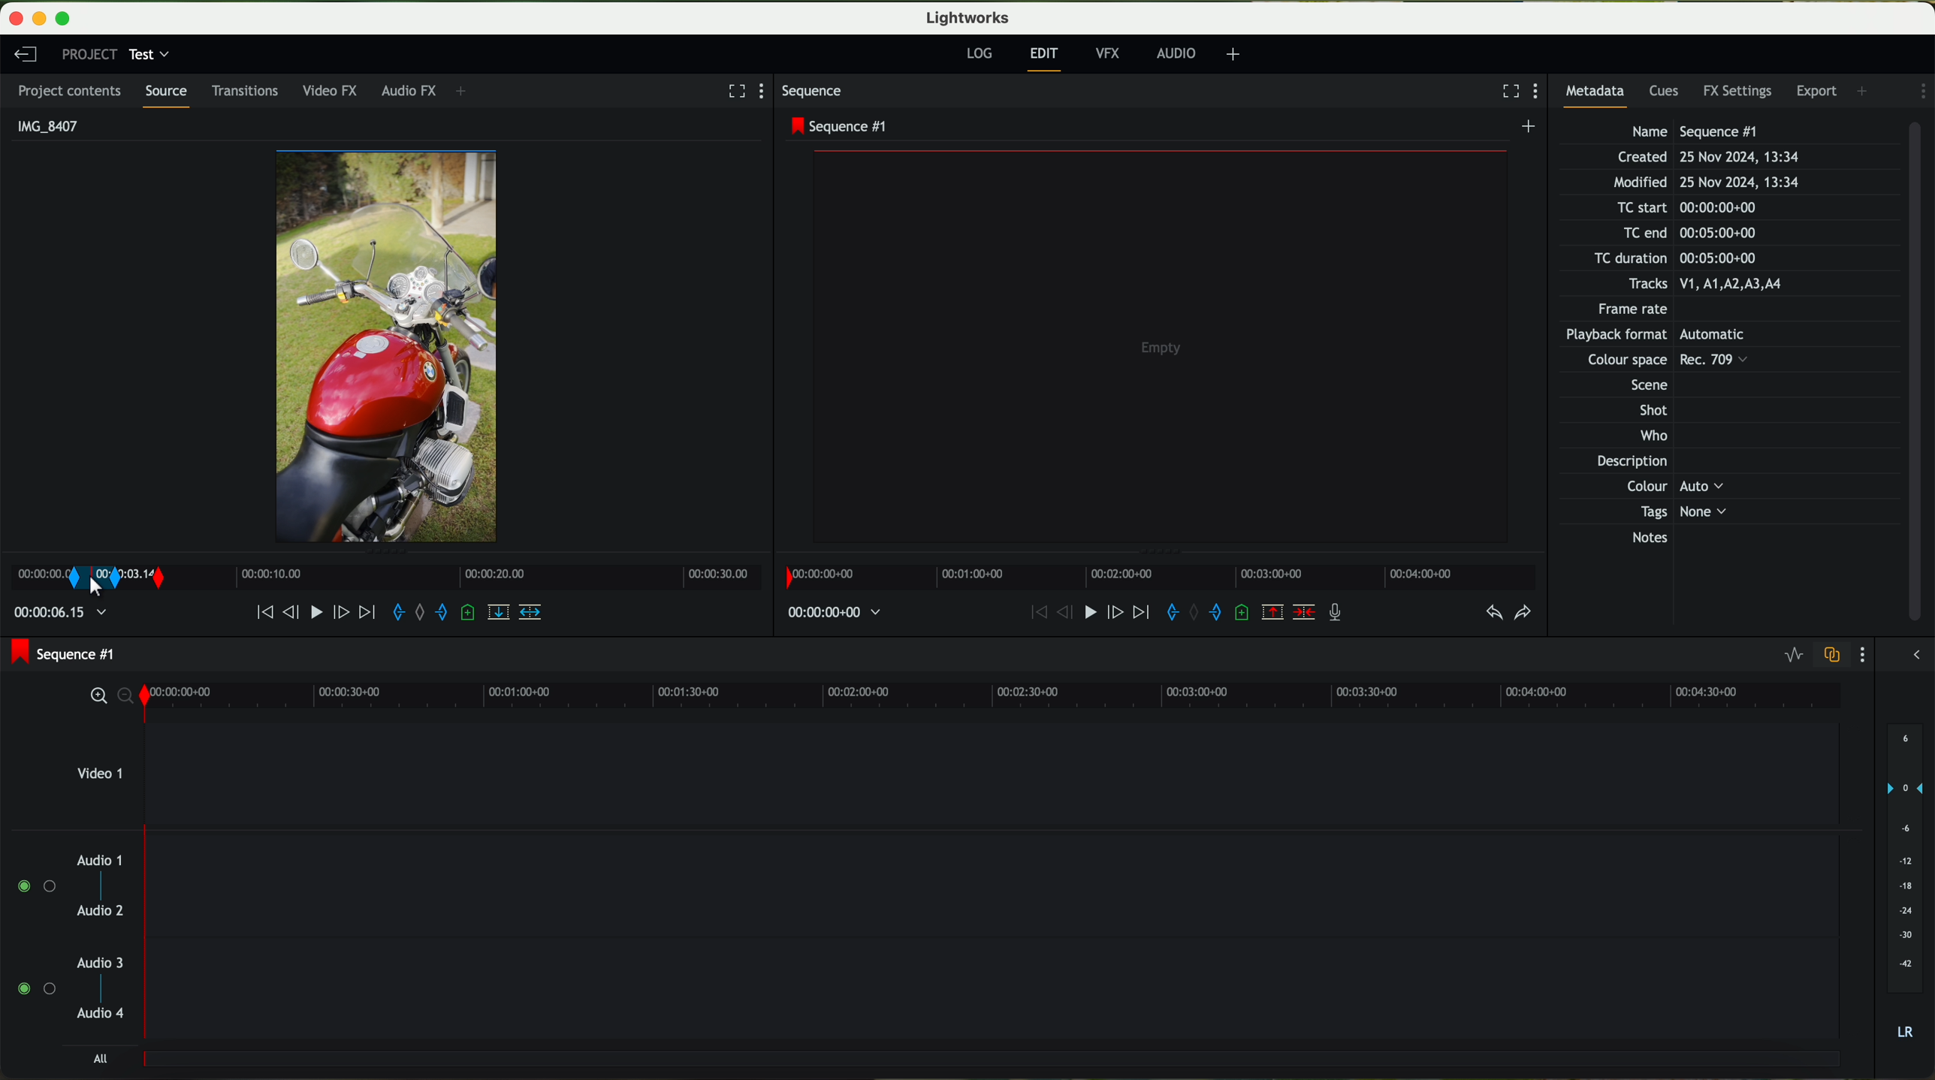 This screenshot has width=1935, height=1080. I want to click on audio 4, so click(101, 1017).